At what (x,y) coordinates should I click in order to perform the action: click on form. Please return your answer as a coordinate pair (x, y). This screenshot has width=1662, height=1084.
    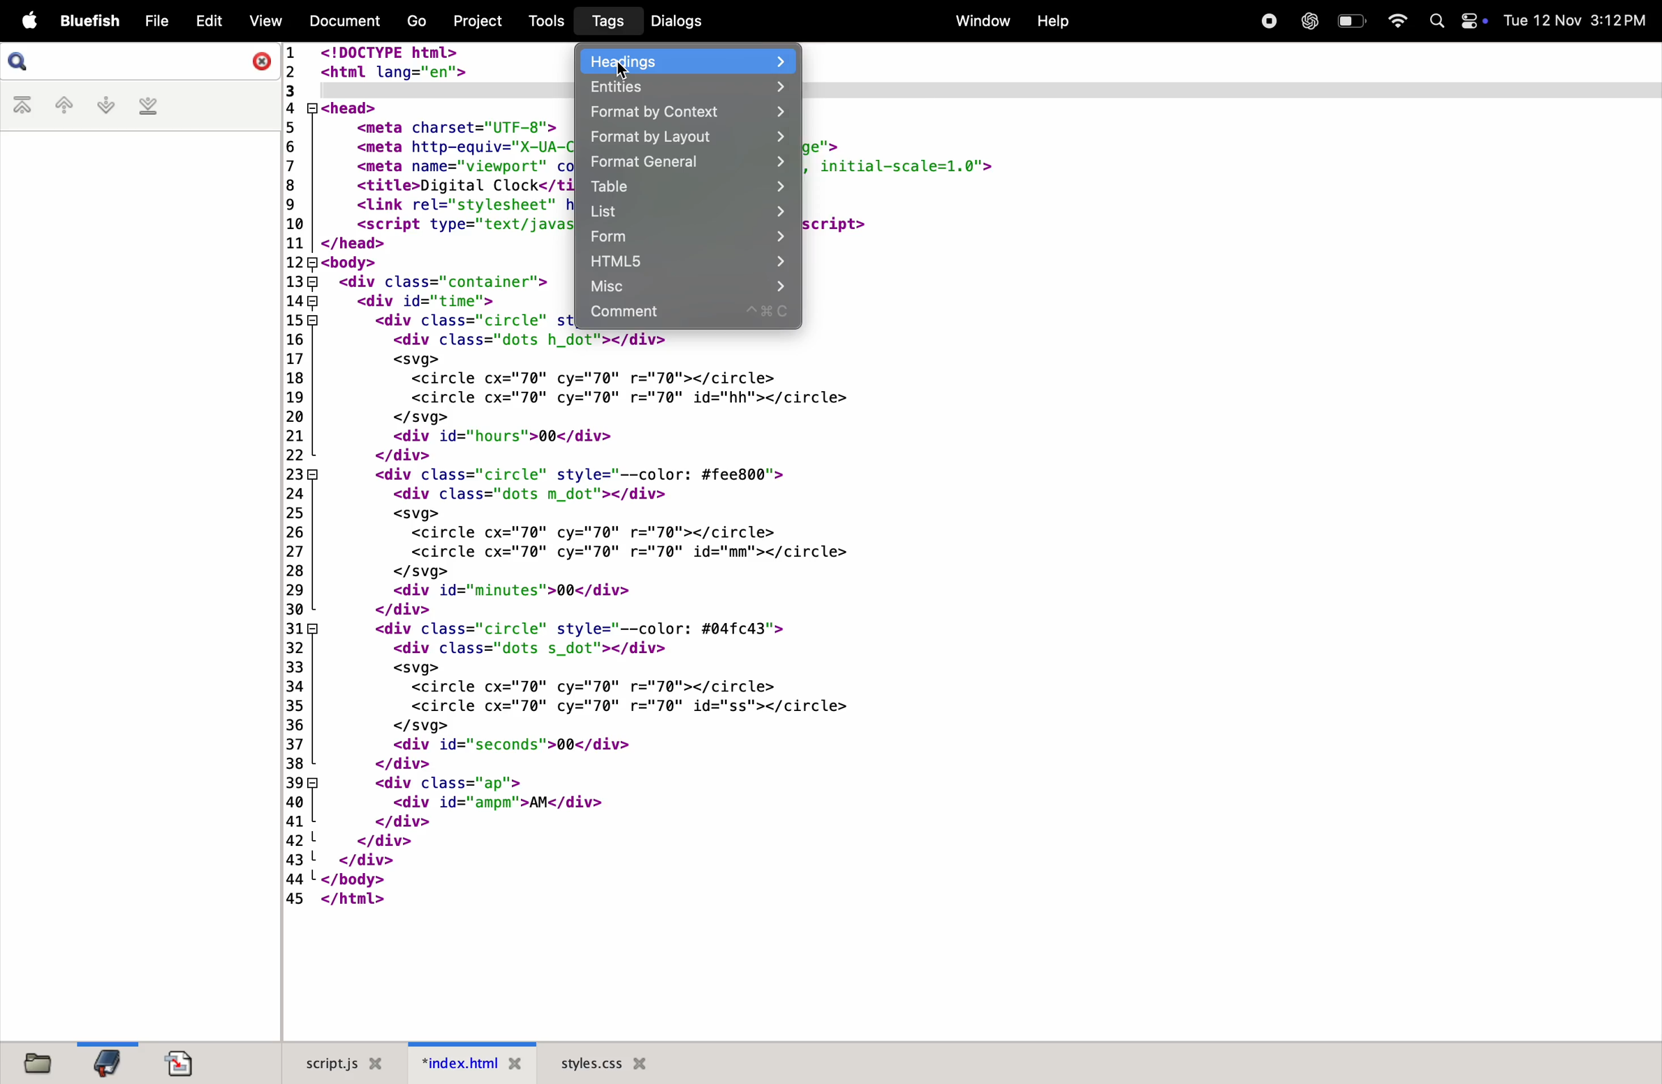
    Looking at the image, I should click on (685, 237).